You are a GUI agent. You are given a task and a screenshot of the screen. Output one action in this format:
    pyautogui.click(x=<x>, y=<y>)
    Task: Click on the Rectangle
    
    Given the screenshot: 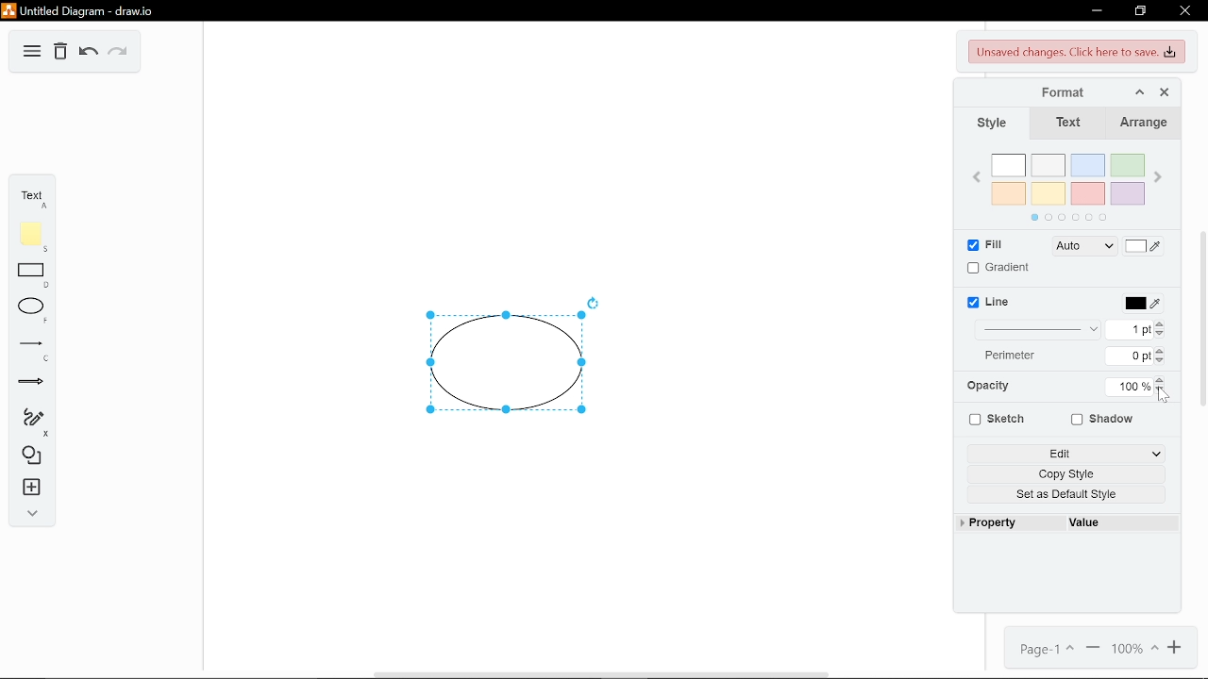 What is the action you would take?
    pyautogui.click(x=32, y=272)
    